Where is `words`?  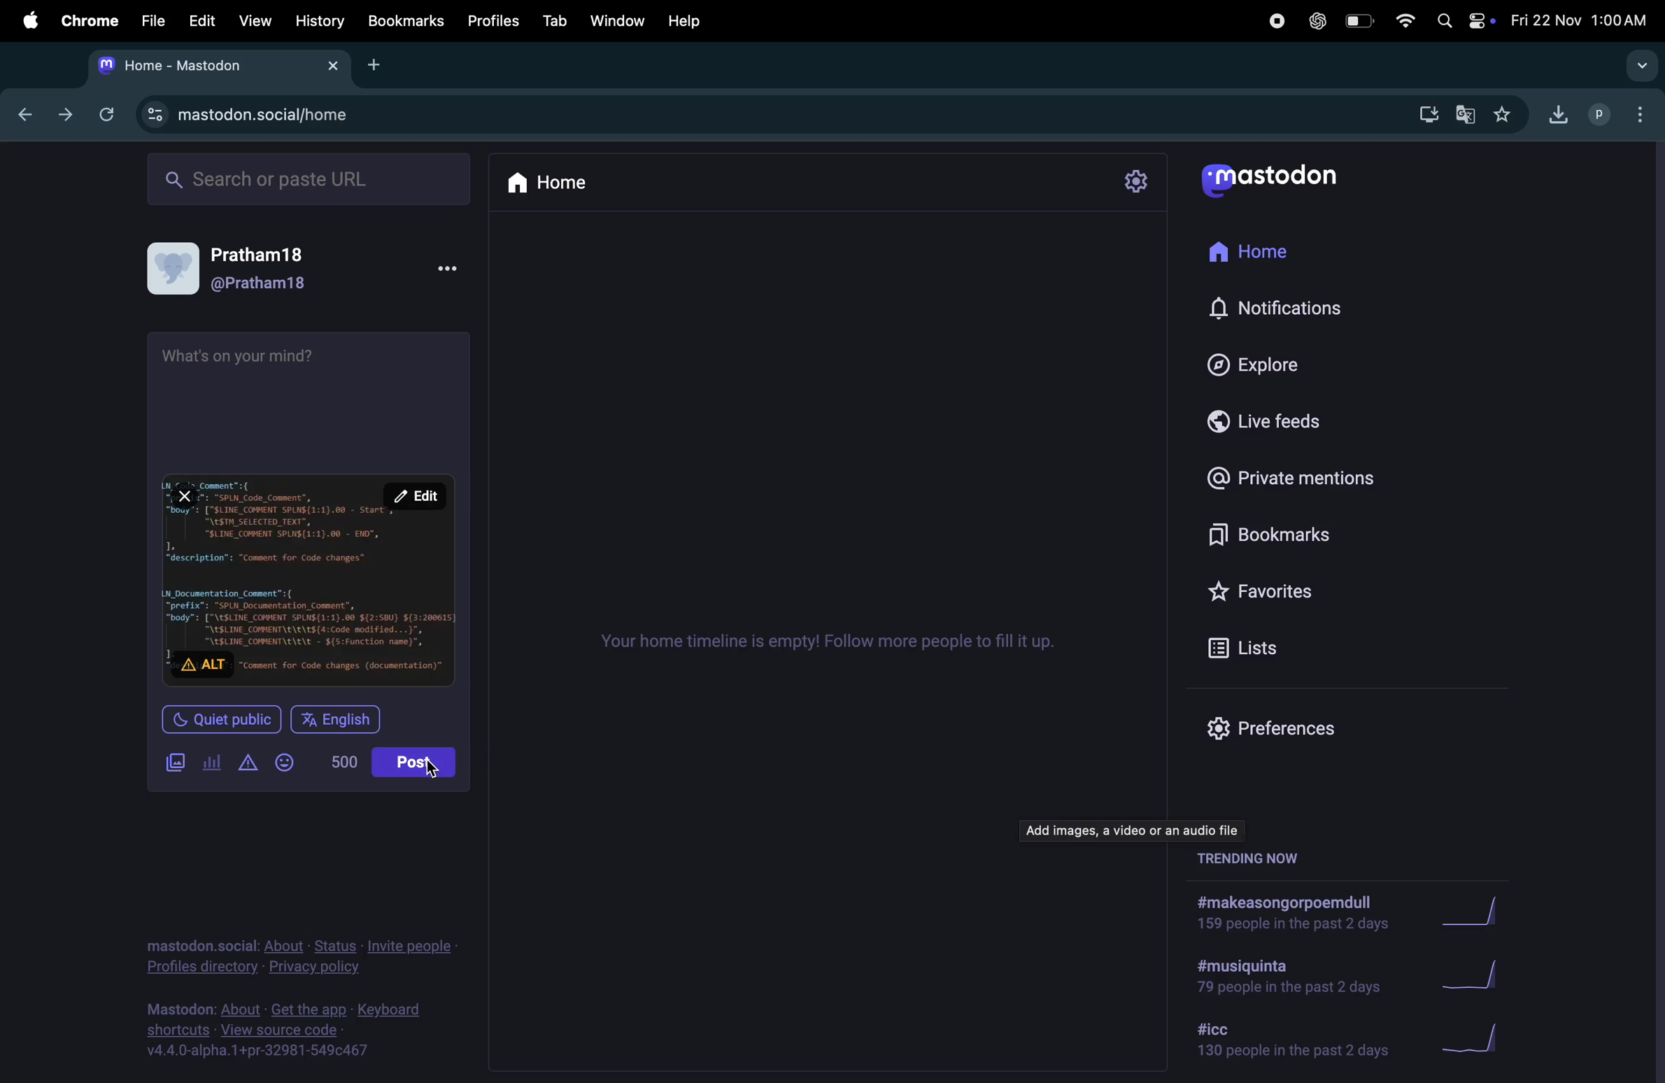 words is located at coordinates (341, 764).